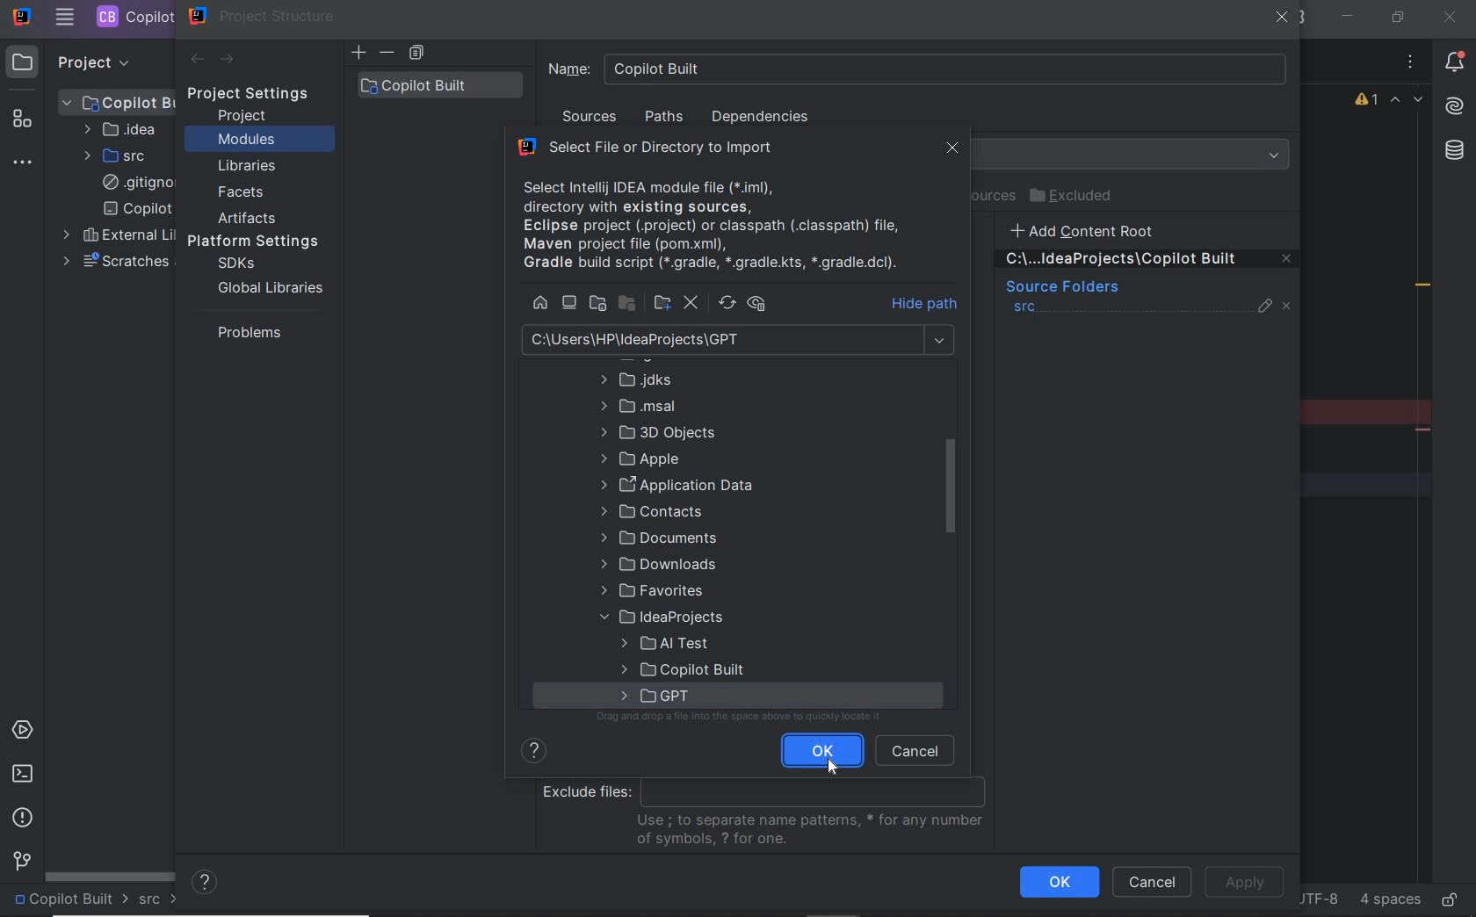  What do you see at coordinates (690, 302) in the screenshot?
I see `delete` at bounding box center [690, 302].